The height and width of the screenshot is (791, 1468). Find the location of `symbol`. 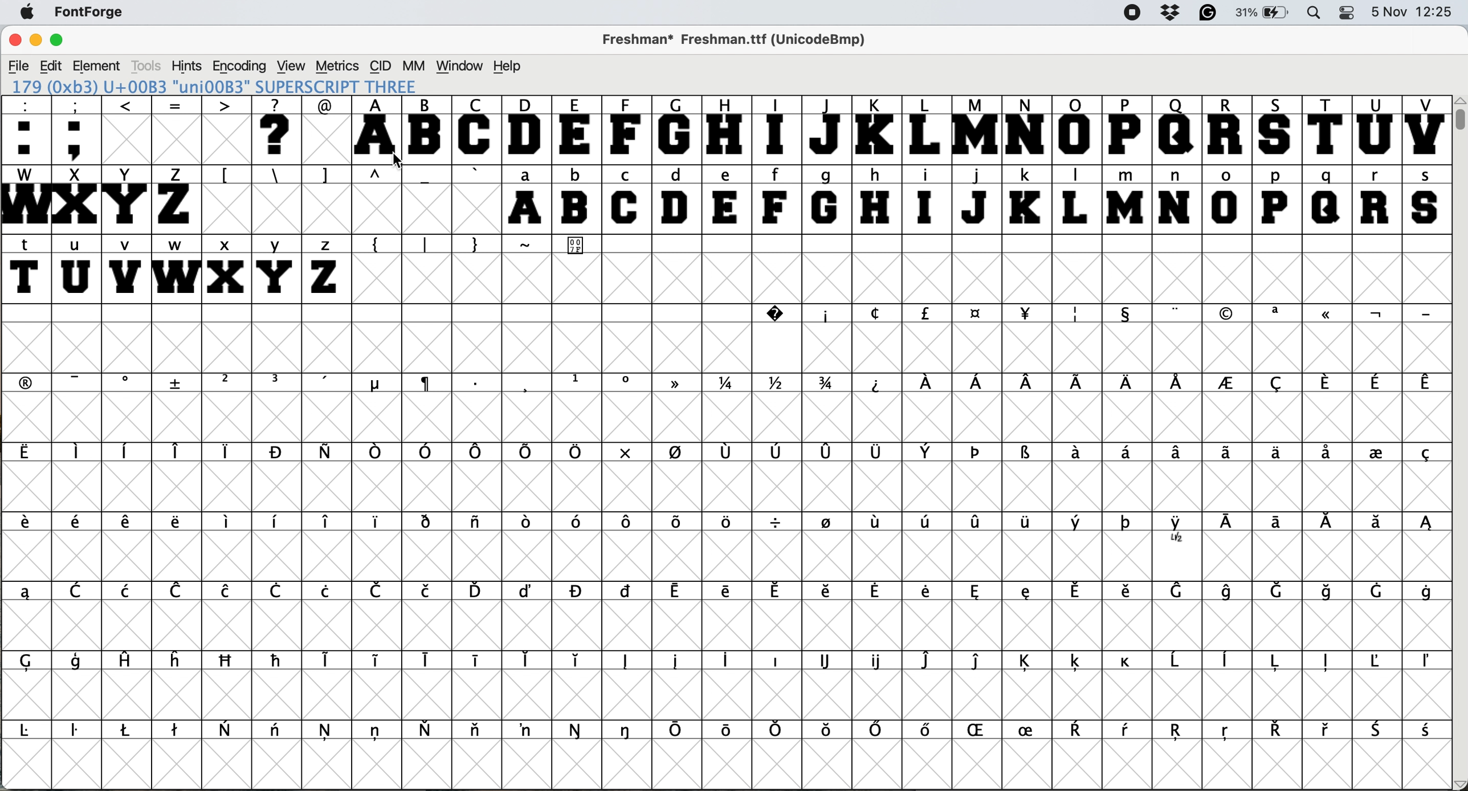

symbol is located at coordinates (1026, 312).